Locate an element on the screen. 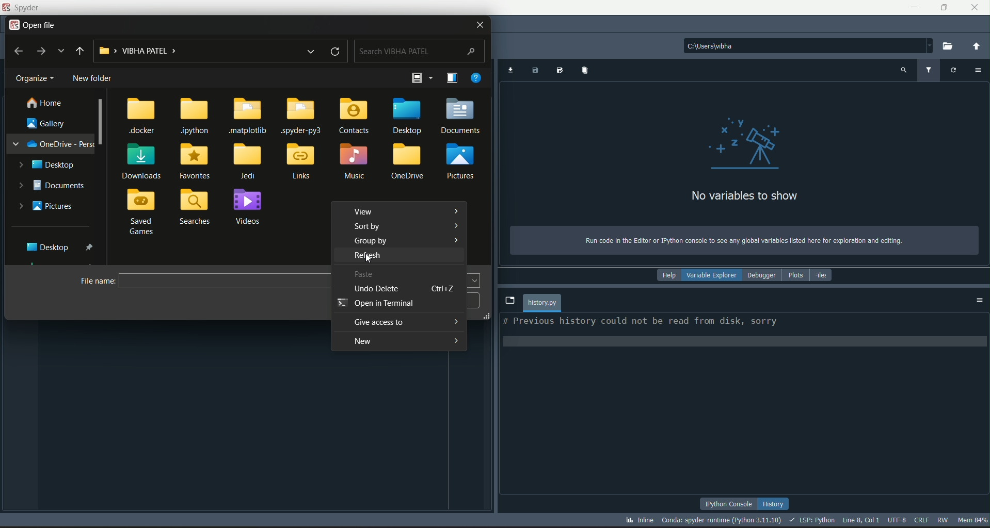 Image resolution: width=990 pixels, height=528 pixels. change your view is located at coordinates (417, 78).